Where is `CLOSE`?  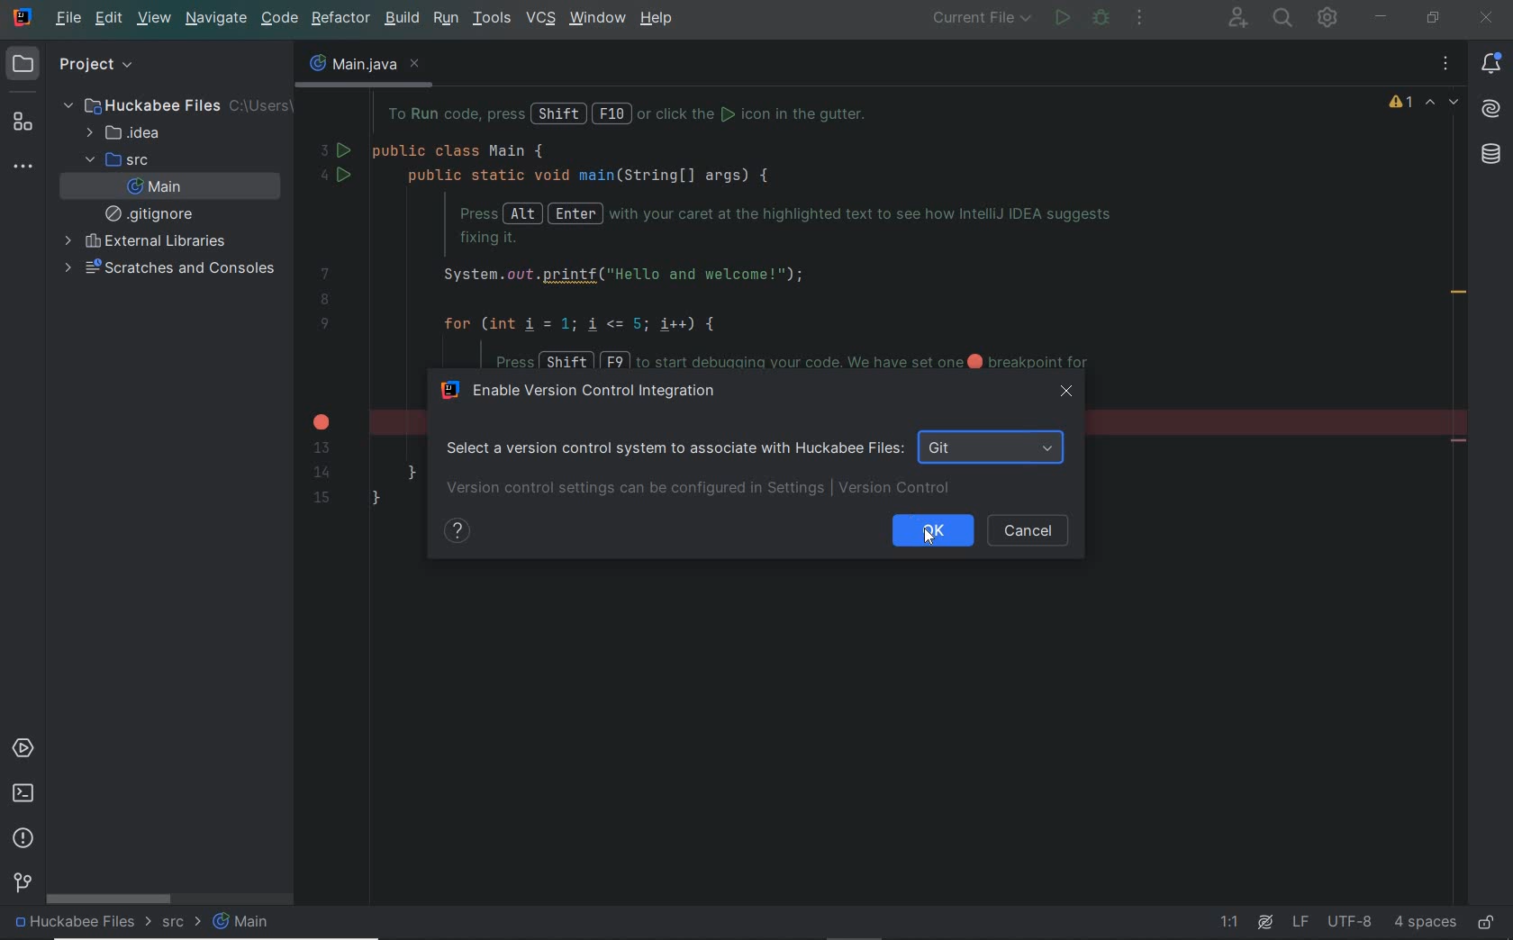
CLOSE is located at coordinates (1488, 18).